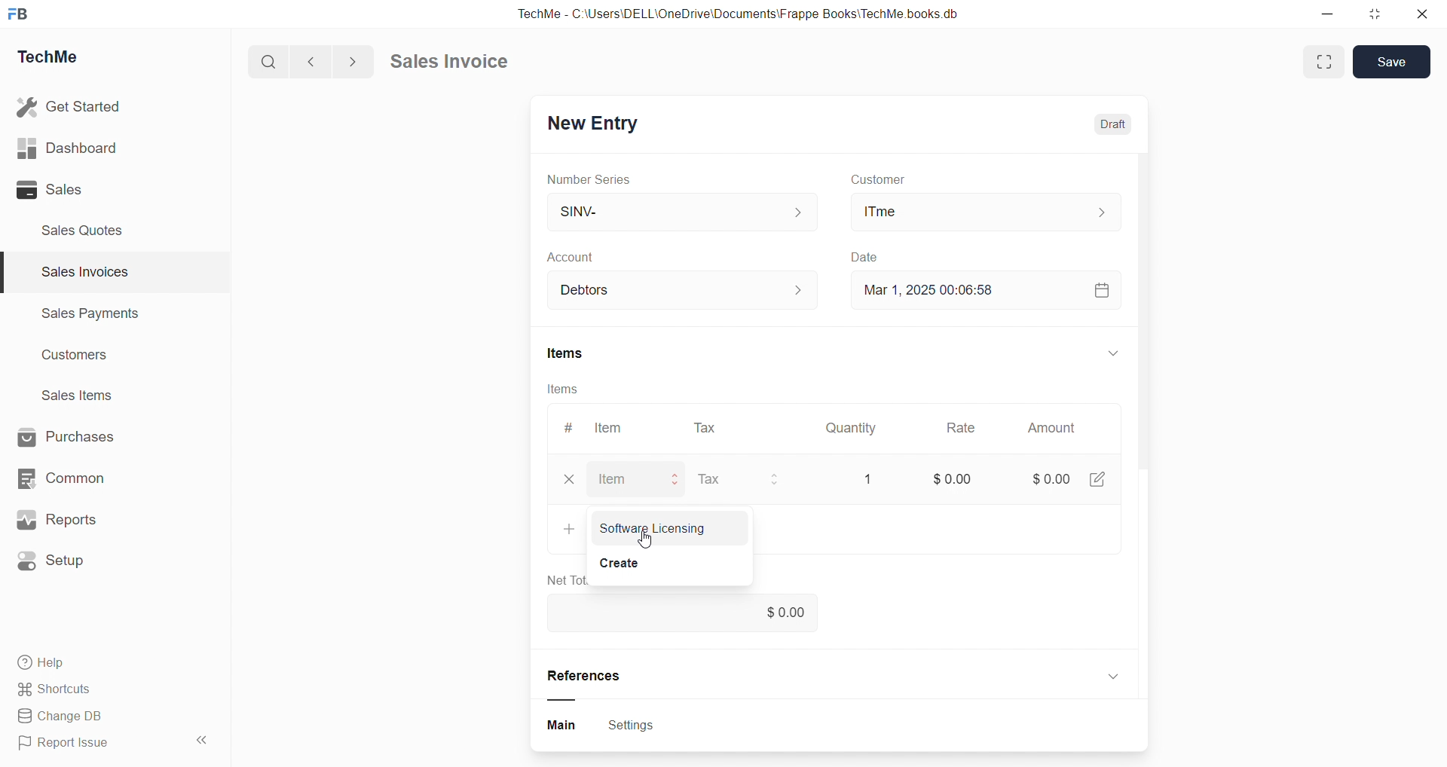  I want to click on $0.00, so click(950, 478).